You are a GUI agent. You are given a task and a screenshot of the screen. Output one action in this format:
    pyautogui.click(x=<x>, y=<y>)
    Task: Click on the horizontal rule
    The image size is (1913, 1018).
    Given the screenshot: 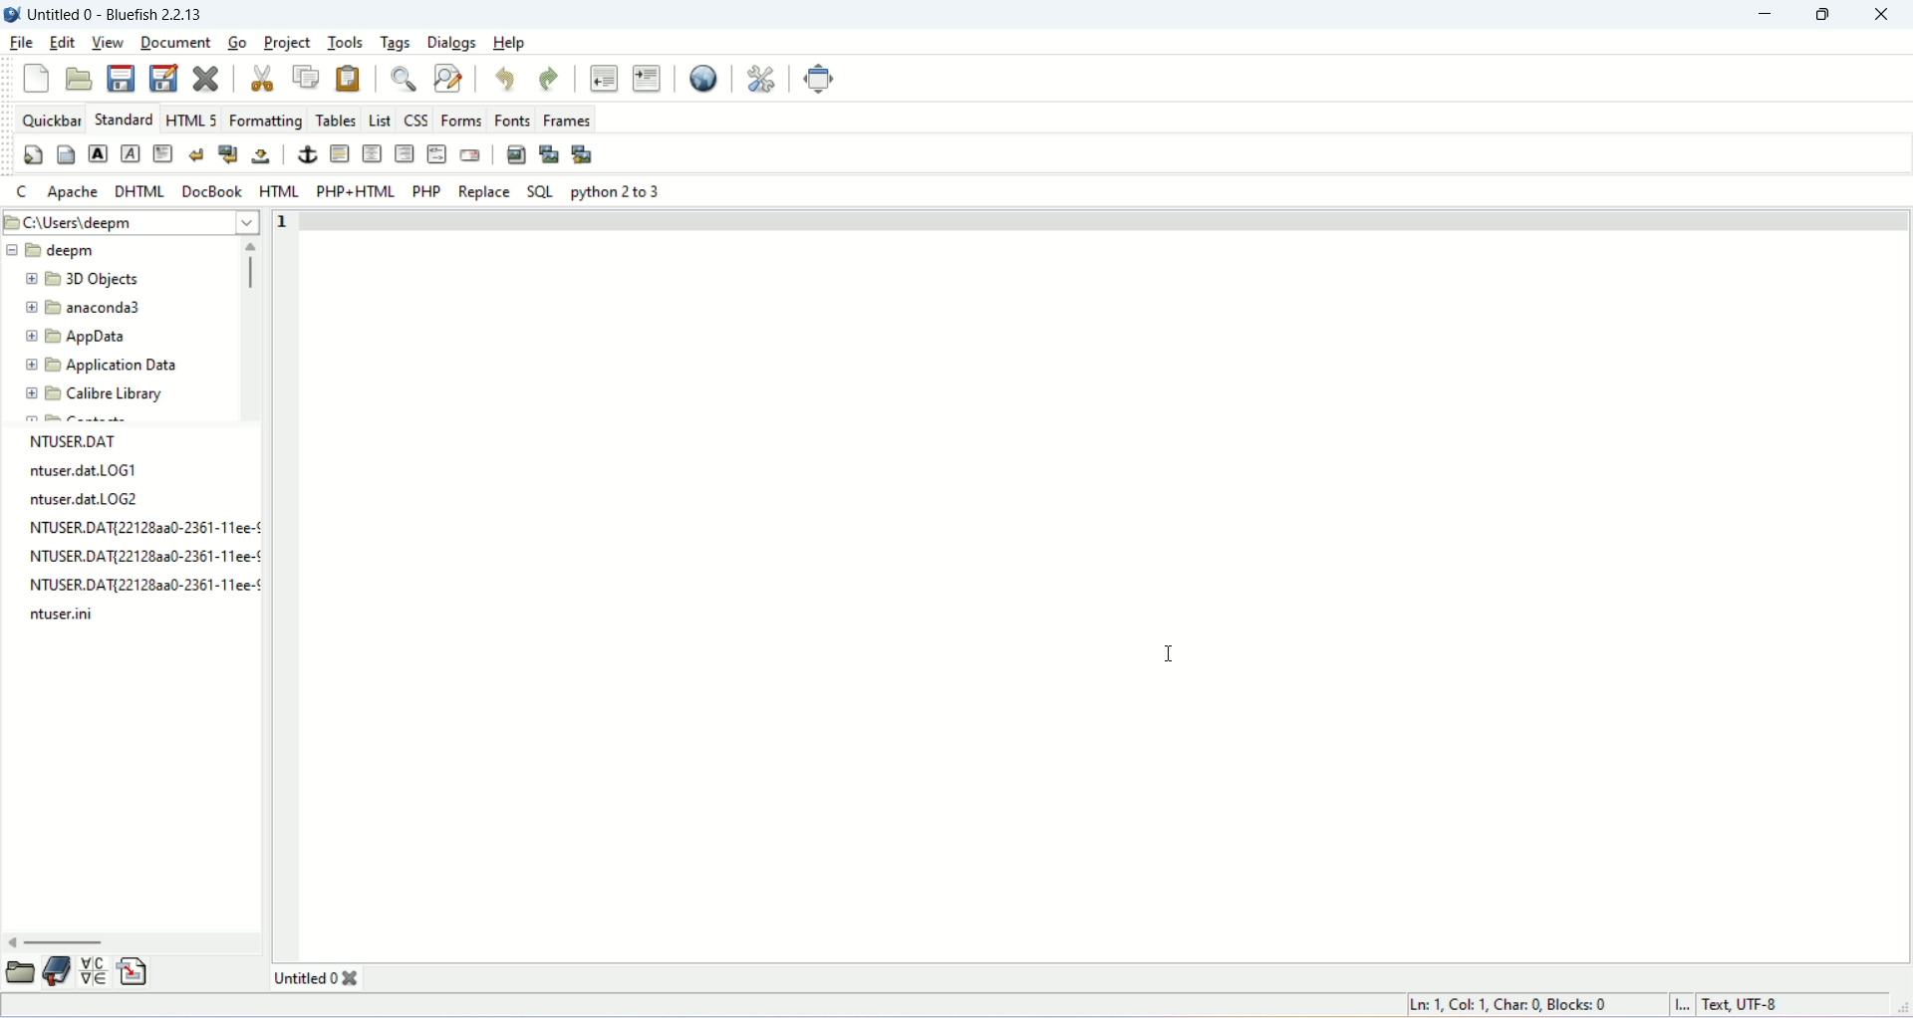 What is the action you would take?
    pyautogui.click(x=339, y=154)
    